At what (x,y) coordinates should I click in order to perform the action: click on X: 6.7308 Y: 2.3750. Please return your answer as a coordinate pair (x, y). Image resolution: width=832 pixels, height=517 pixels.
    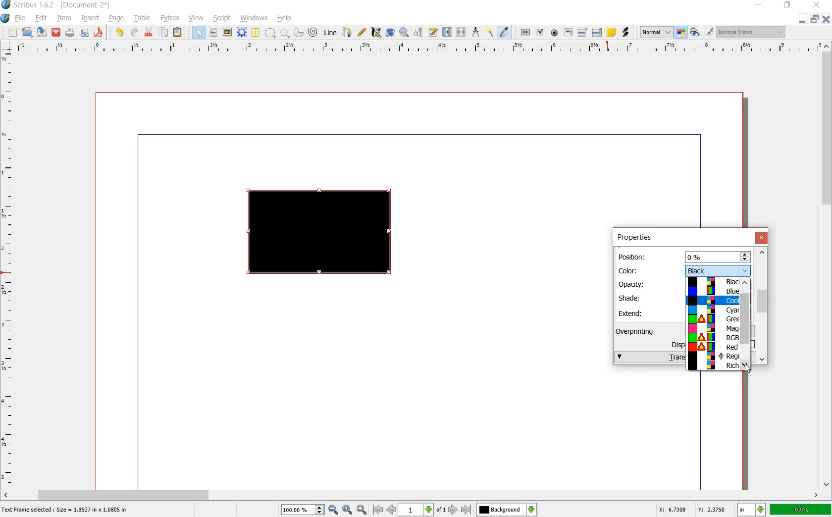
    Looking at the image, I should click on (692, 509).